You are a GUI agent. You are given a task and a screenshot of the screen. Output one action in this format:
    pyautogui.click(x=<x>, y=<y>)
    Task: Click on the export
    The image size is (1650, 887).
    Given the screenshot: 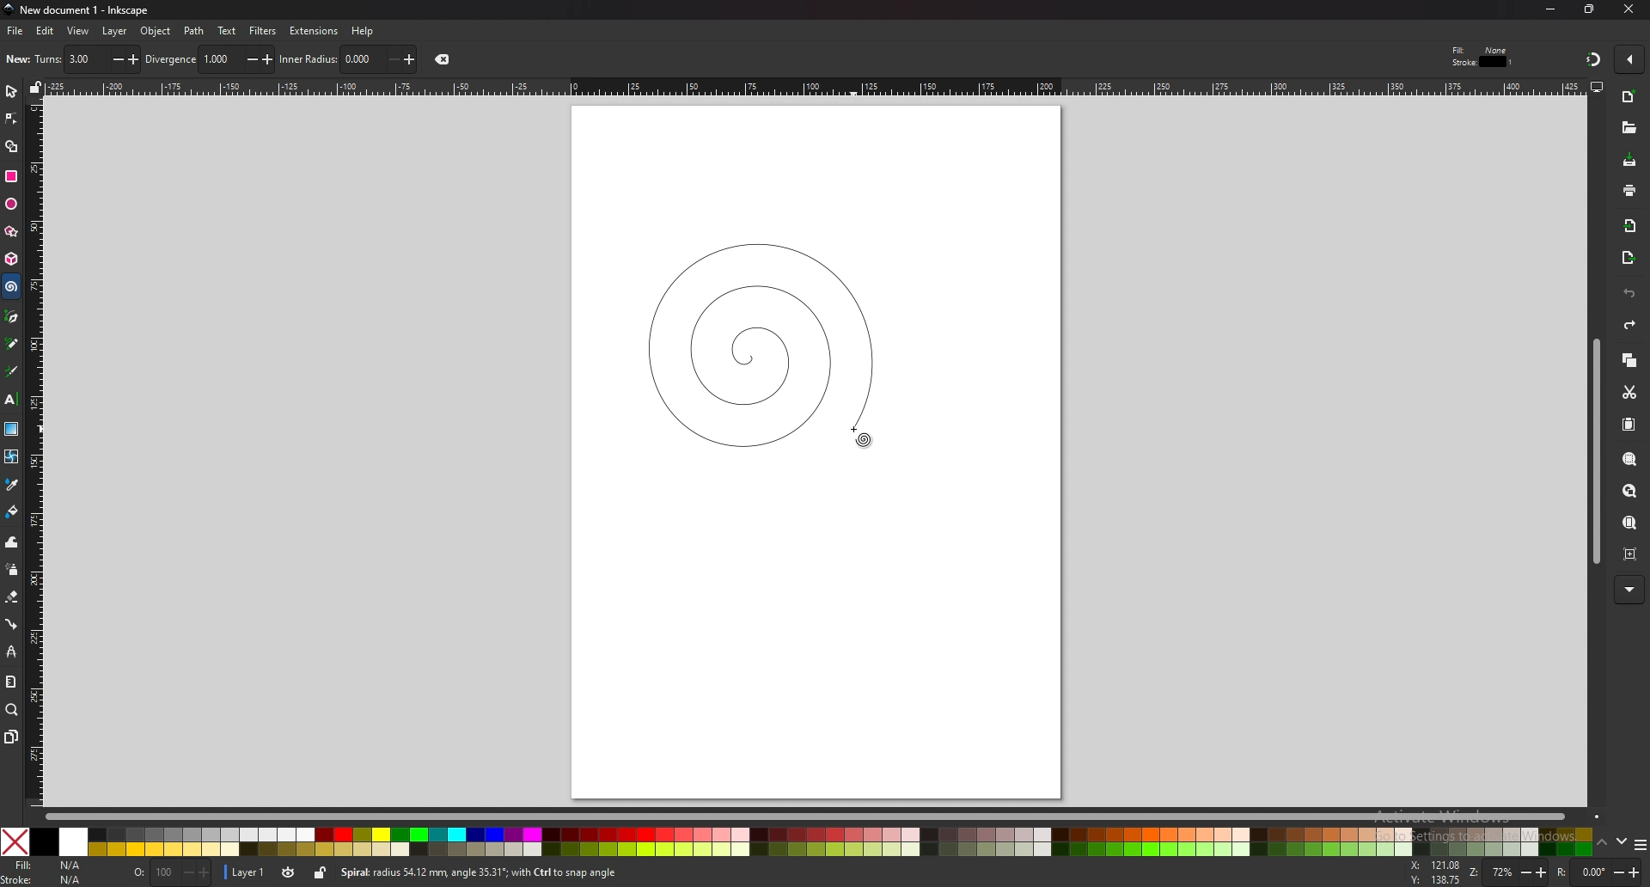 What is the action you would take?
    pyautogui.click(x=1627, y=258)
    